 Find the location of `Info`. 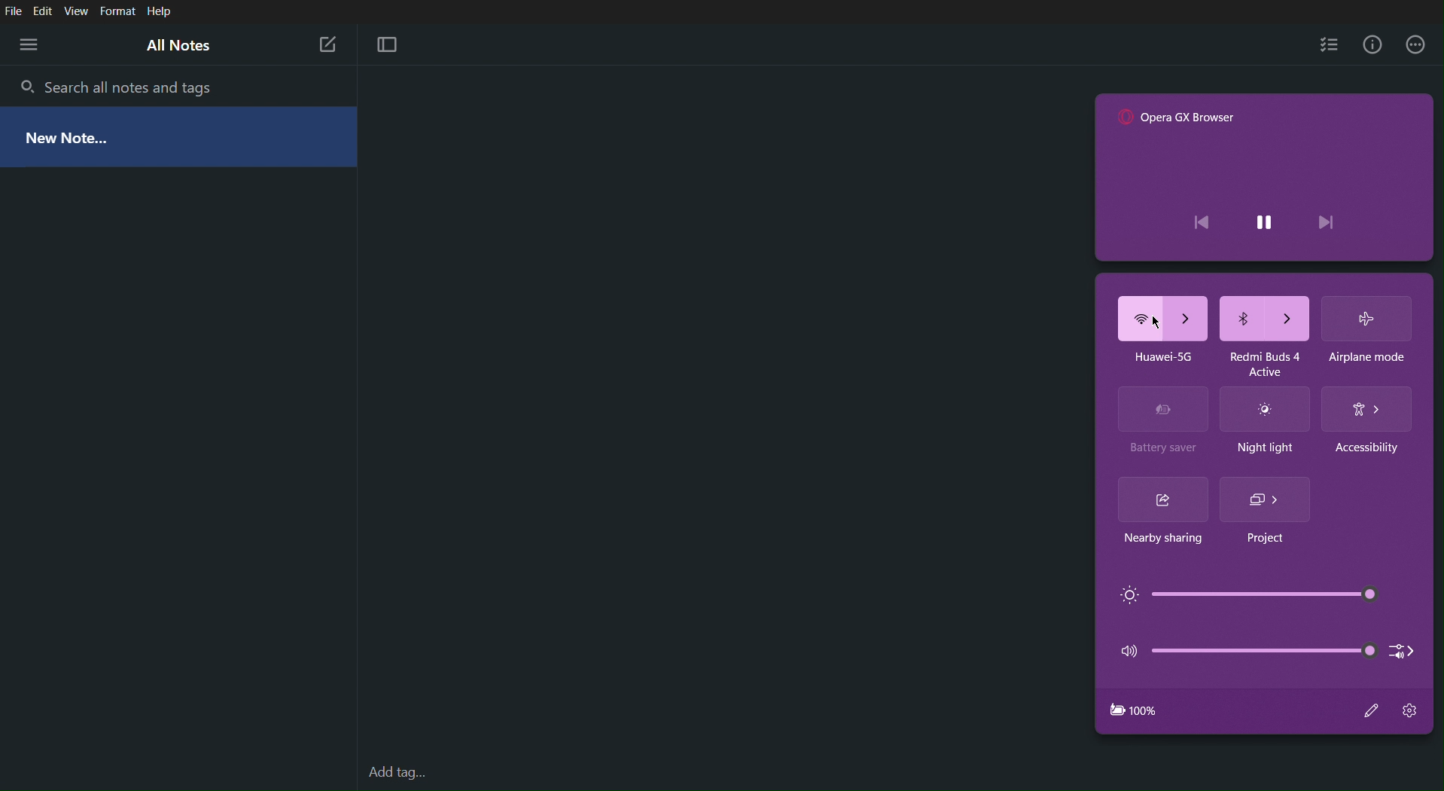

Info is located at coordinates (1369, 45).